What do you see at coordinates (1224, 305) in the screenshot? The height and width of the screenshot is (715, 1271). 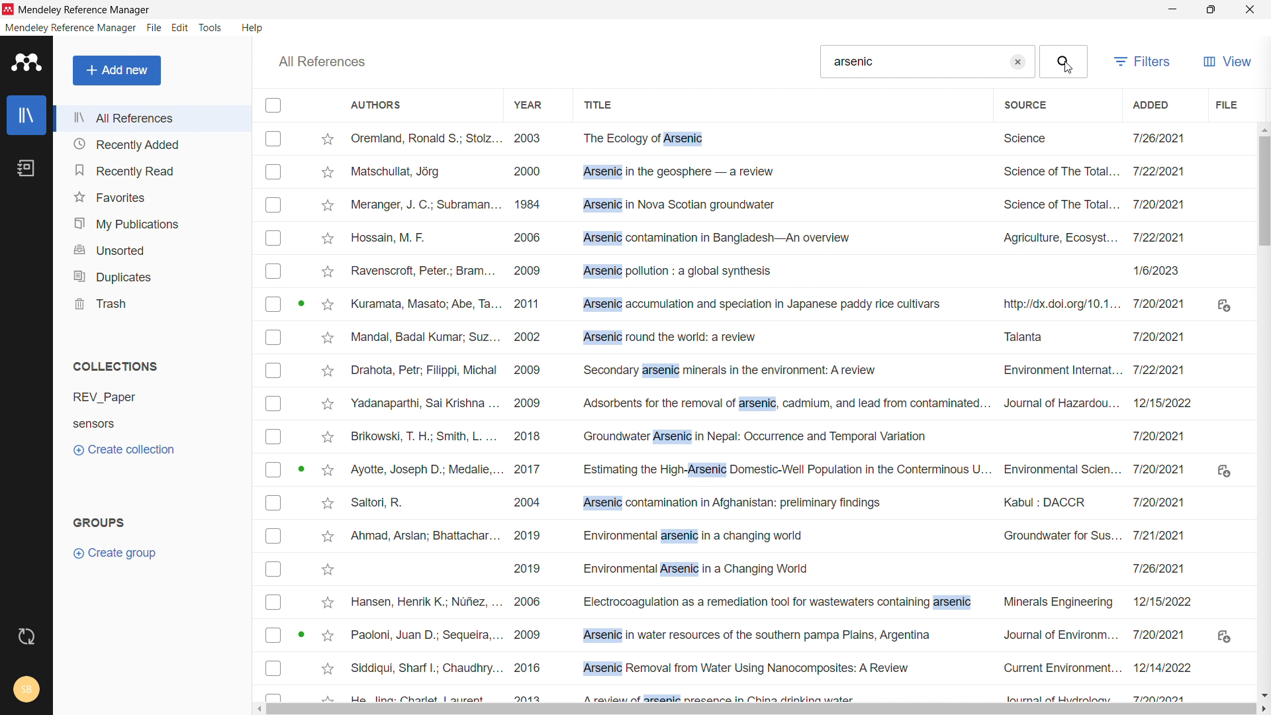 I see `Download` at bounding box center [1224, 305].